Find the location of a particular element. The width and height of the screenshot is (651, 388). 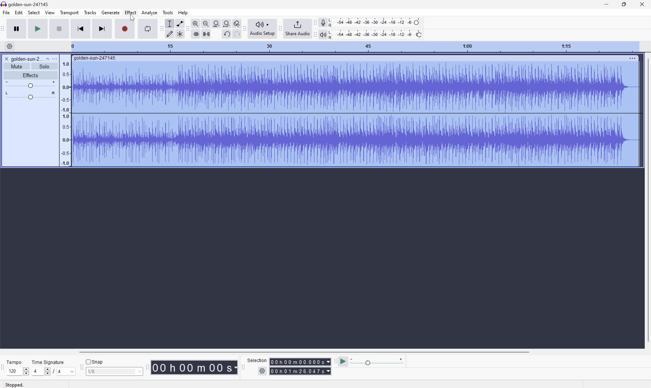

Scroll bar is located at coordinates (307, 351).